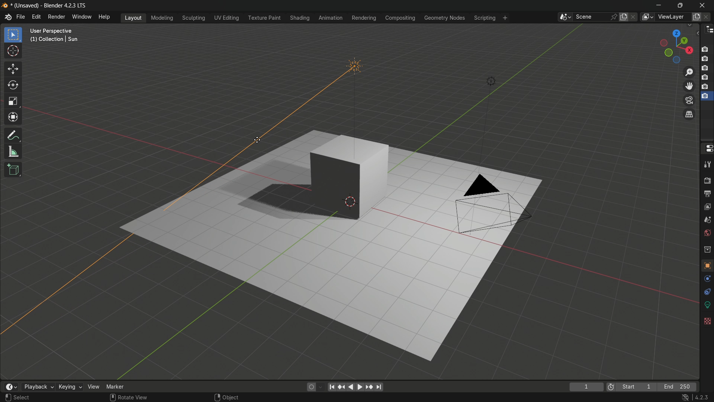 The height and width of the screenshot is (402, 714). Describe the element at coordinates (13, 102) in the screenshot. I see `scale` at that location.